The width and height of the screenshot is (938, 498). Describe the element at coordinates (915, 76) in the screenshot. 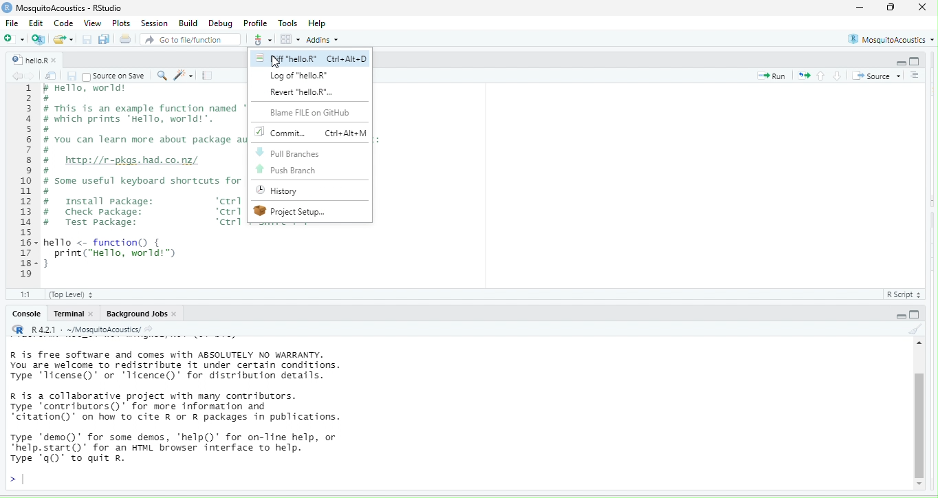

I see `show document outline` at that location.